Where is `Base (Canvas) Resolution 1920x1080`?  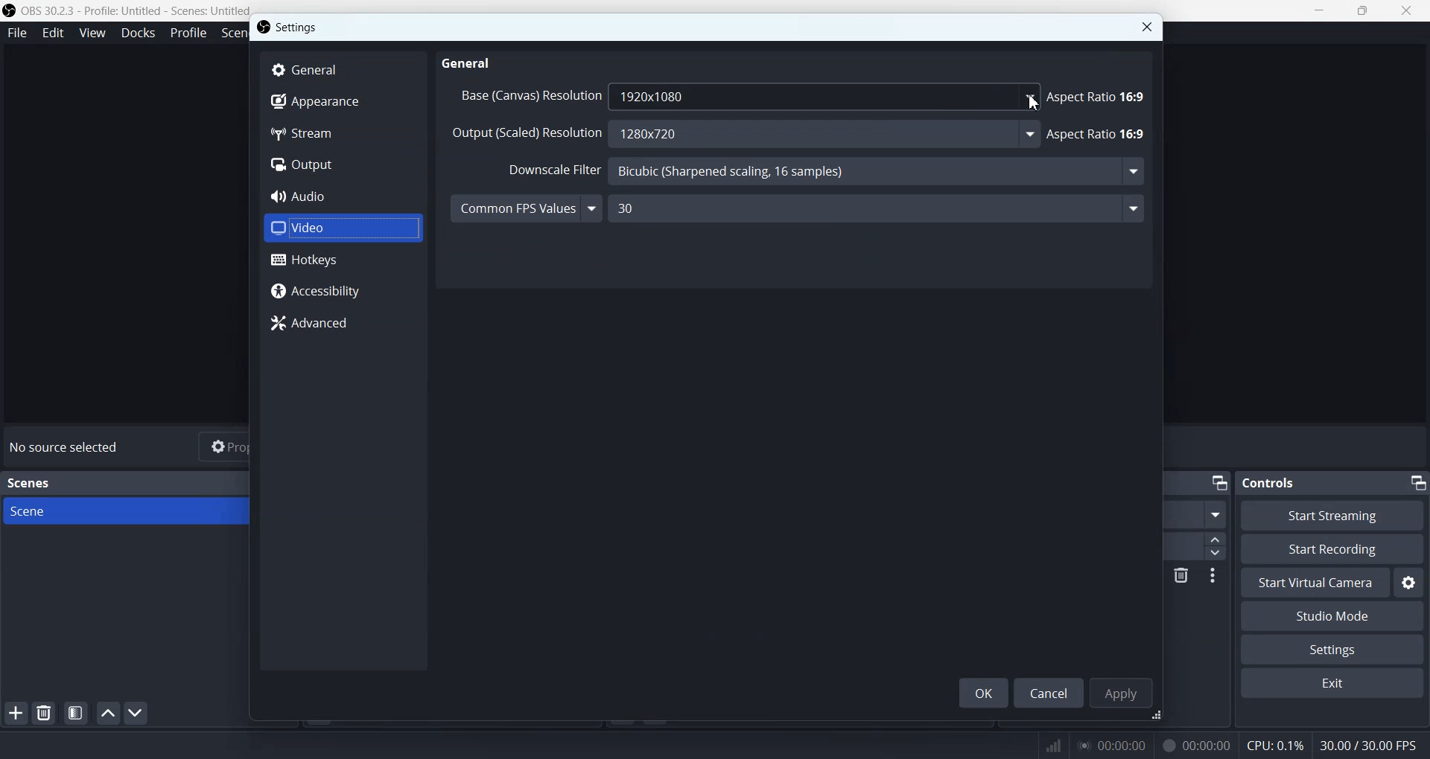 Base (Canvas) Resolution 1920x1080 is located at coordinates (747, 97).